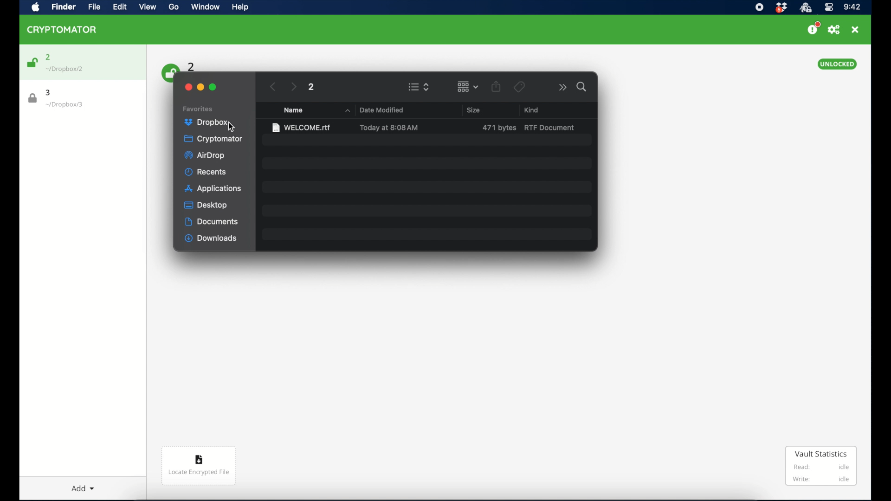 The height and width of the screenshot is (501, 891). What do you see at coordinates (381, 109) in the screenshot?
I see `date modified` at bounding box center [381, 109].